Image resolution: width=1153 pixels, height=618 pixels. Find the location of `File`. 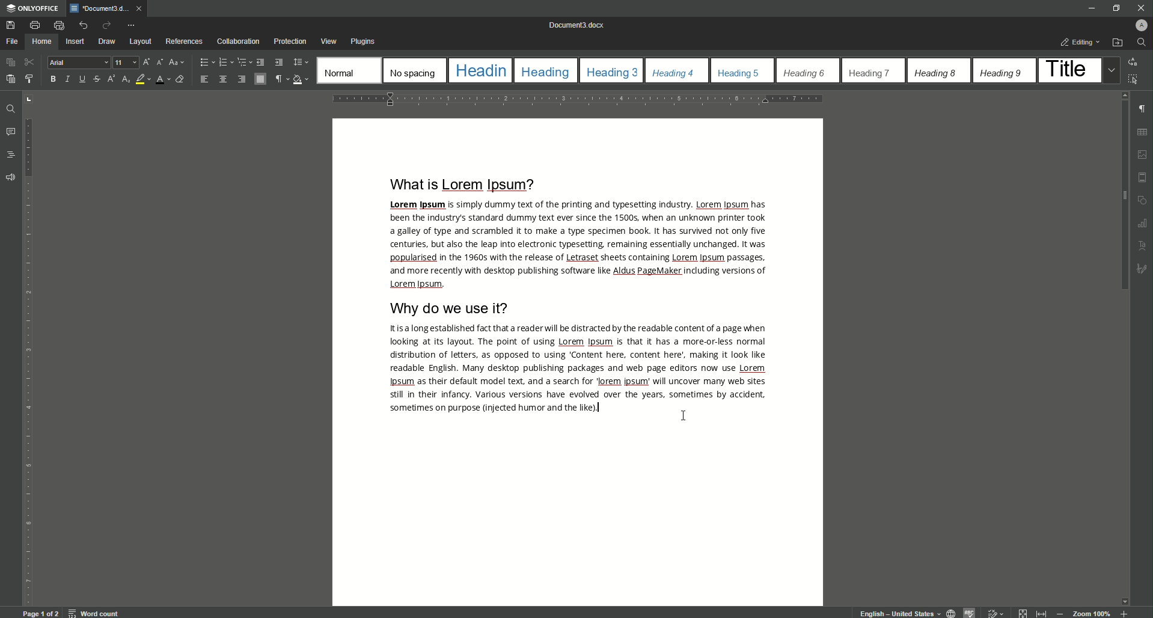

File is located at coordinates (14, 41).